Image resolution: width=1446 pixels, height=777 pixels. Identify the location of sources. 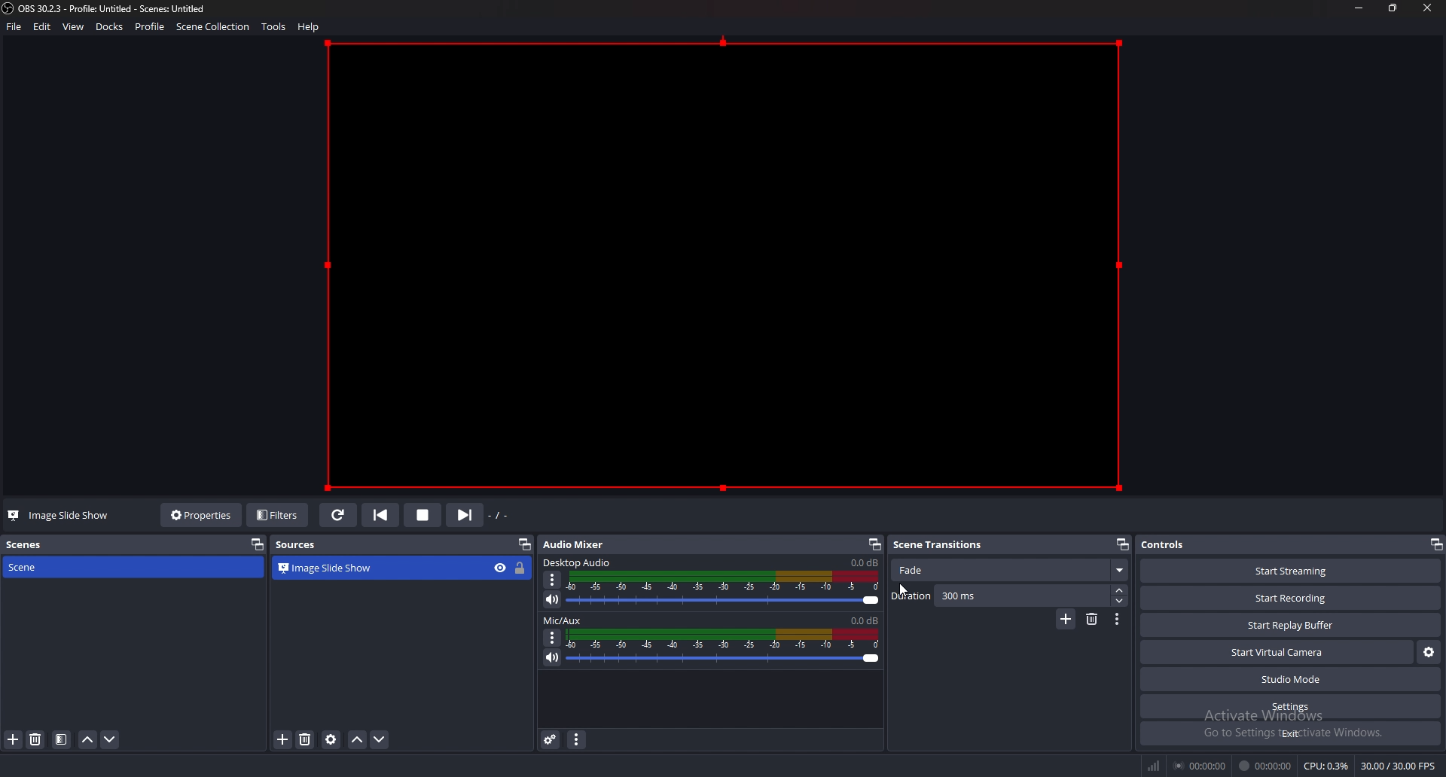
(304, 546).